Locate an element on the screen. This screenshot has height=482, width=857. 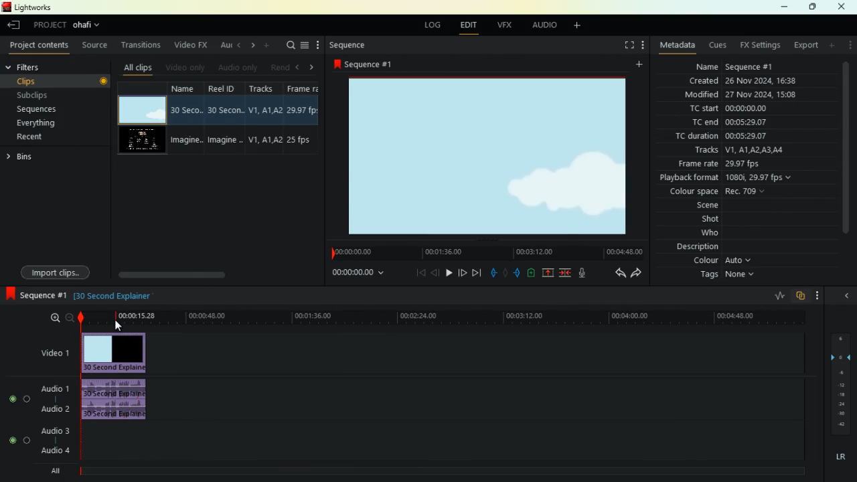
menu is located at coordinates (848, 46).